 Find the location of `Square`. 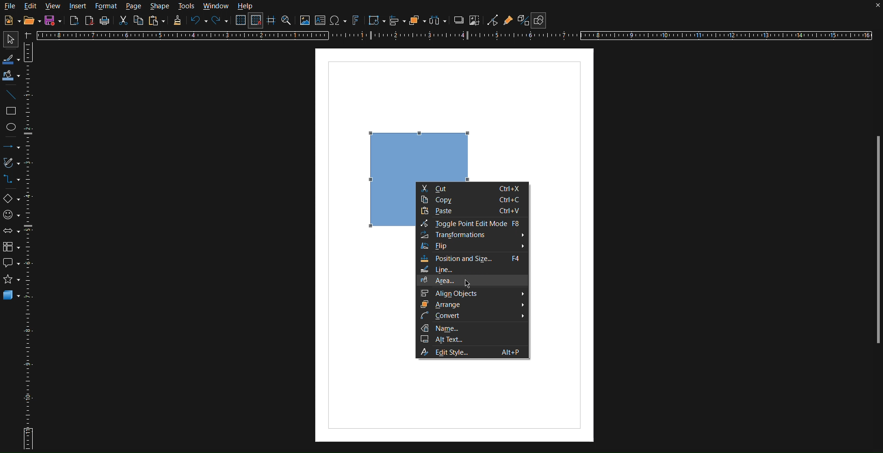

Square is located at coordinates (11, 111).